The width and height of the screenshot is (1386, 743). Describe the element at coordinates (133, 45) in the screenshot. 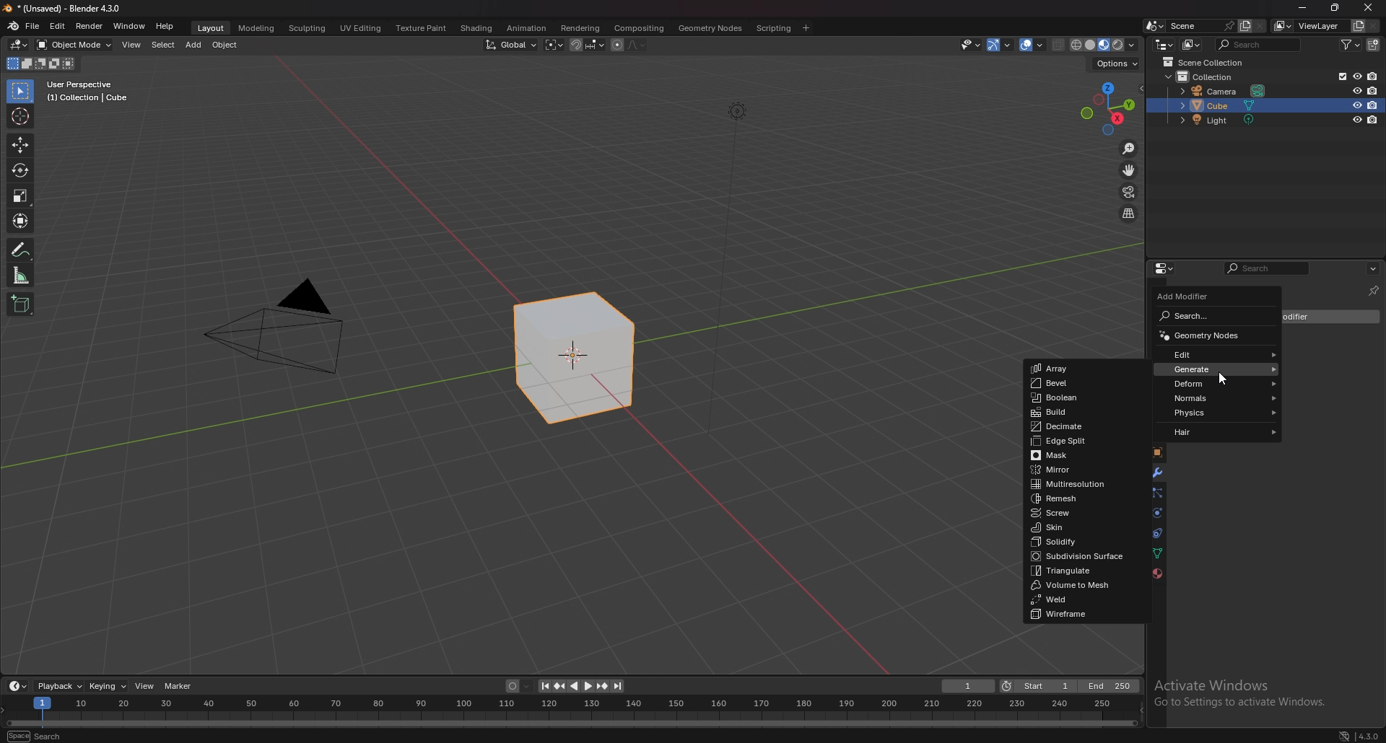

I see `view` at that location.